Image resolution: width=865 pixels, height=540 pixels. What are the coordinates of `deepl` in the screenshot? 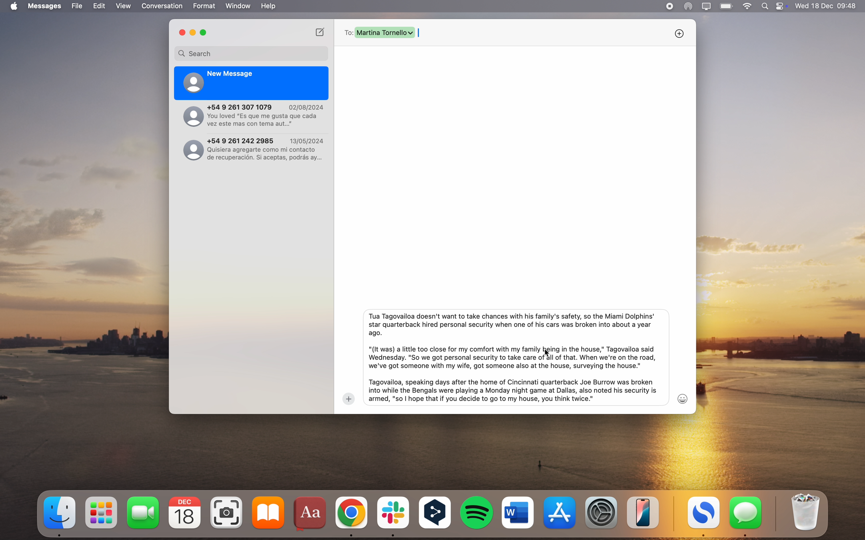 It's located at (436, 514).